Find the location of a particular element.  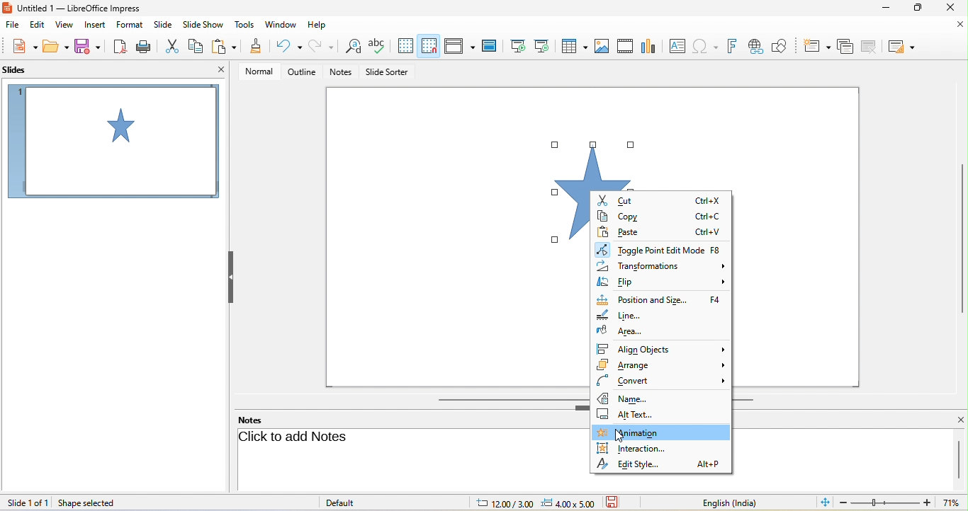

shape selected is located at coordinates (89, 503).